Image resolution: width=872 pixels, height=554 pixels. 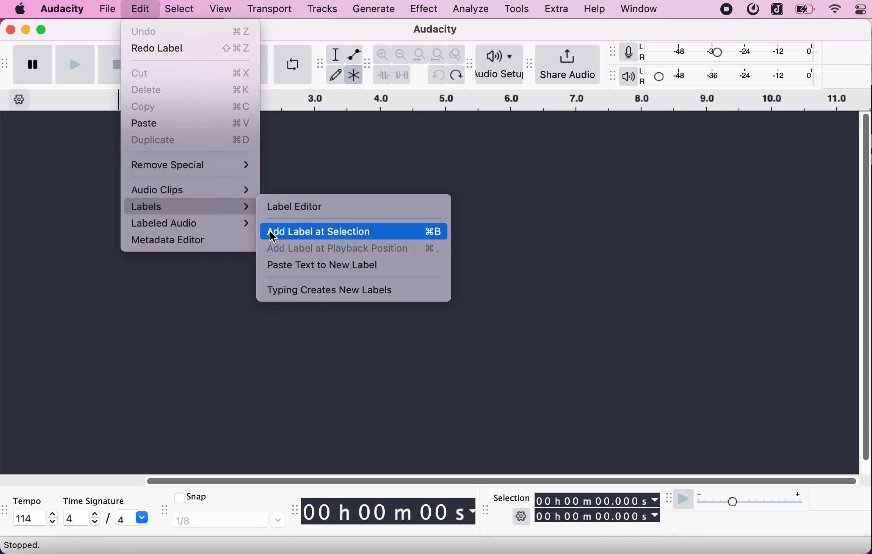 I want to click on recording level, so click(x=730, y=52).